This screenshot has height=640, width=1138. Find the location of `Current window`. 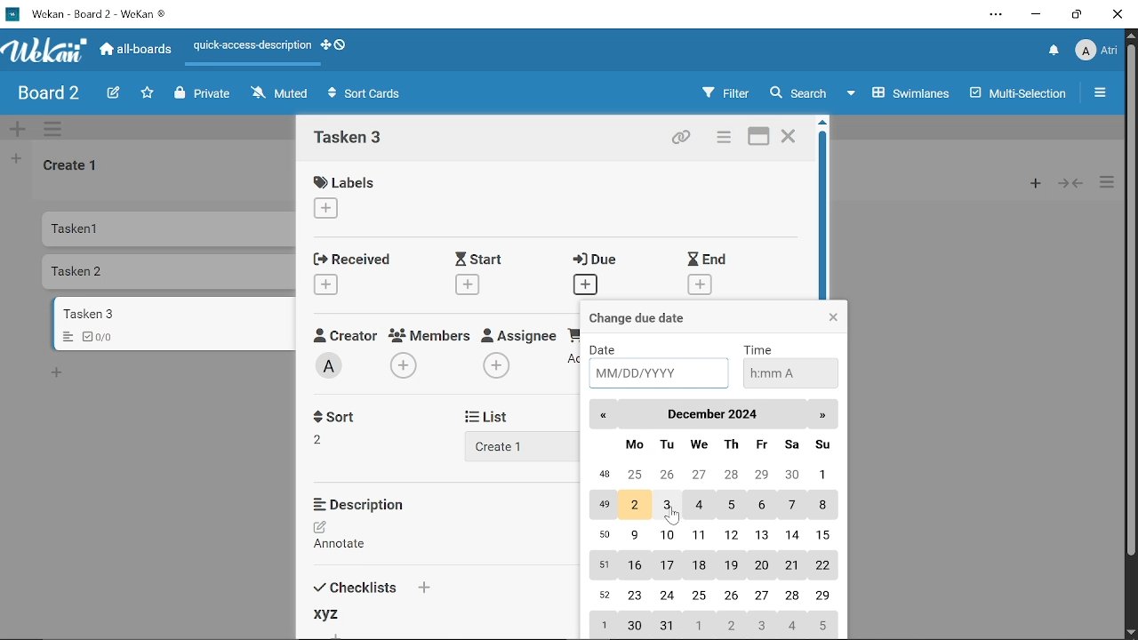

Current window is located at coordinates (91, 13).